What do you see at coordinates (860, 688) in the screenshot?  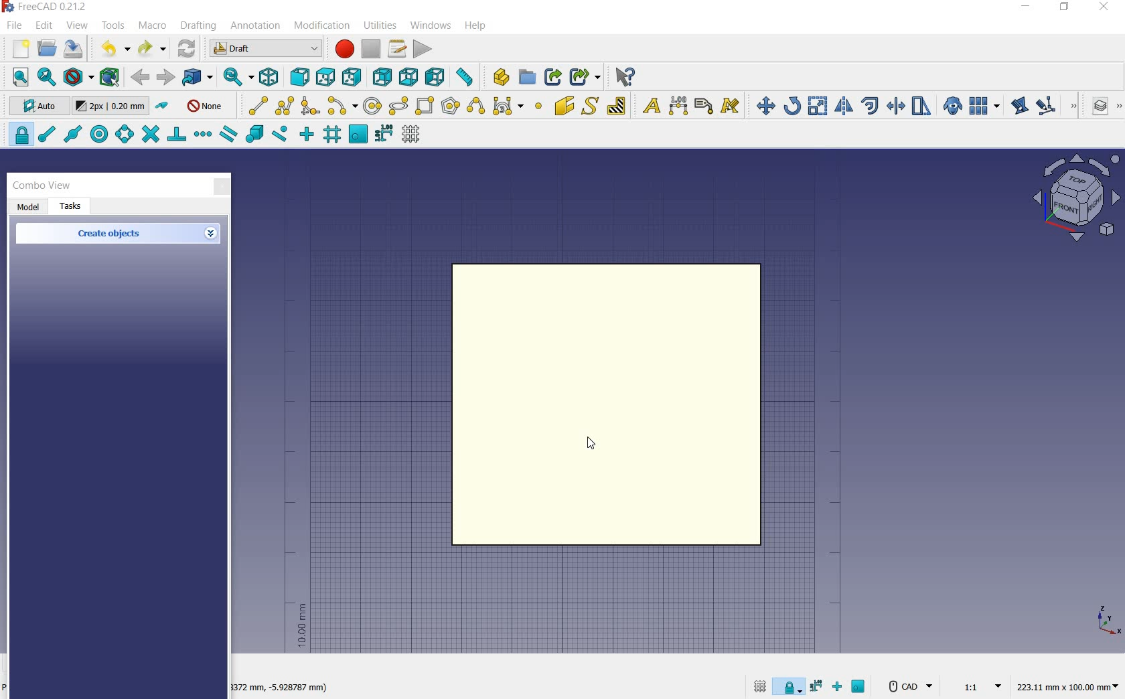 I see `snap working plane` at bounding box center [860, 688].